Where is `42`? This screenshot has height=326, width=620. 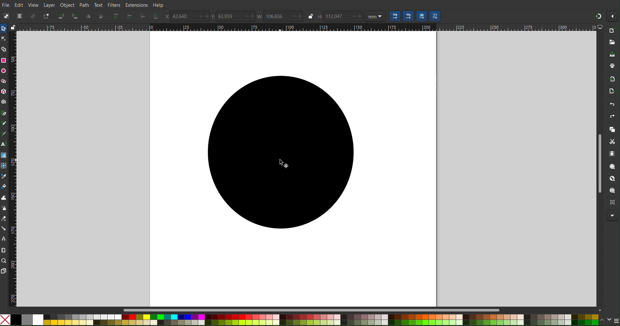 42 is located at coordinates (183, 16).